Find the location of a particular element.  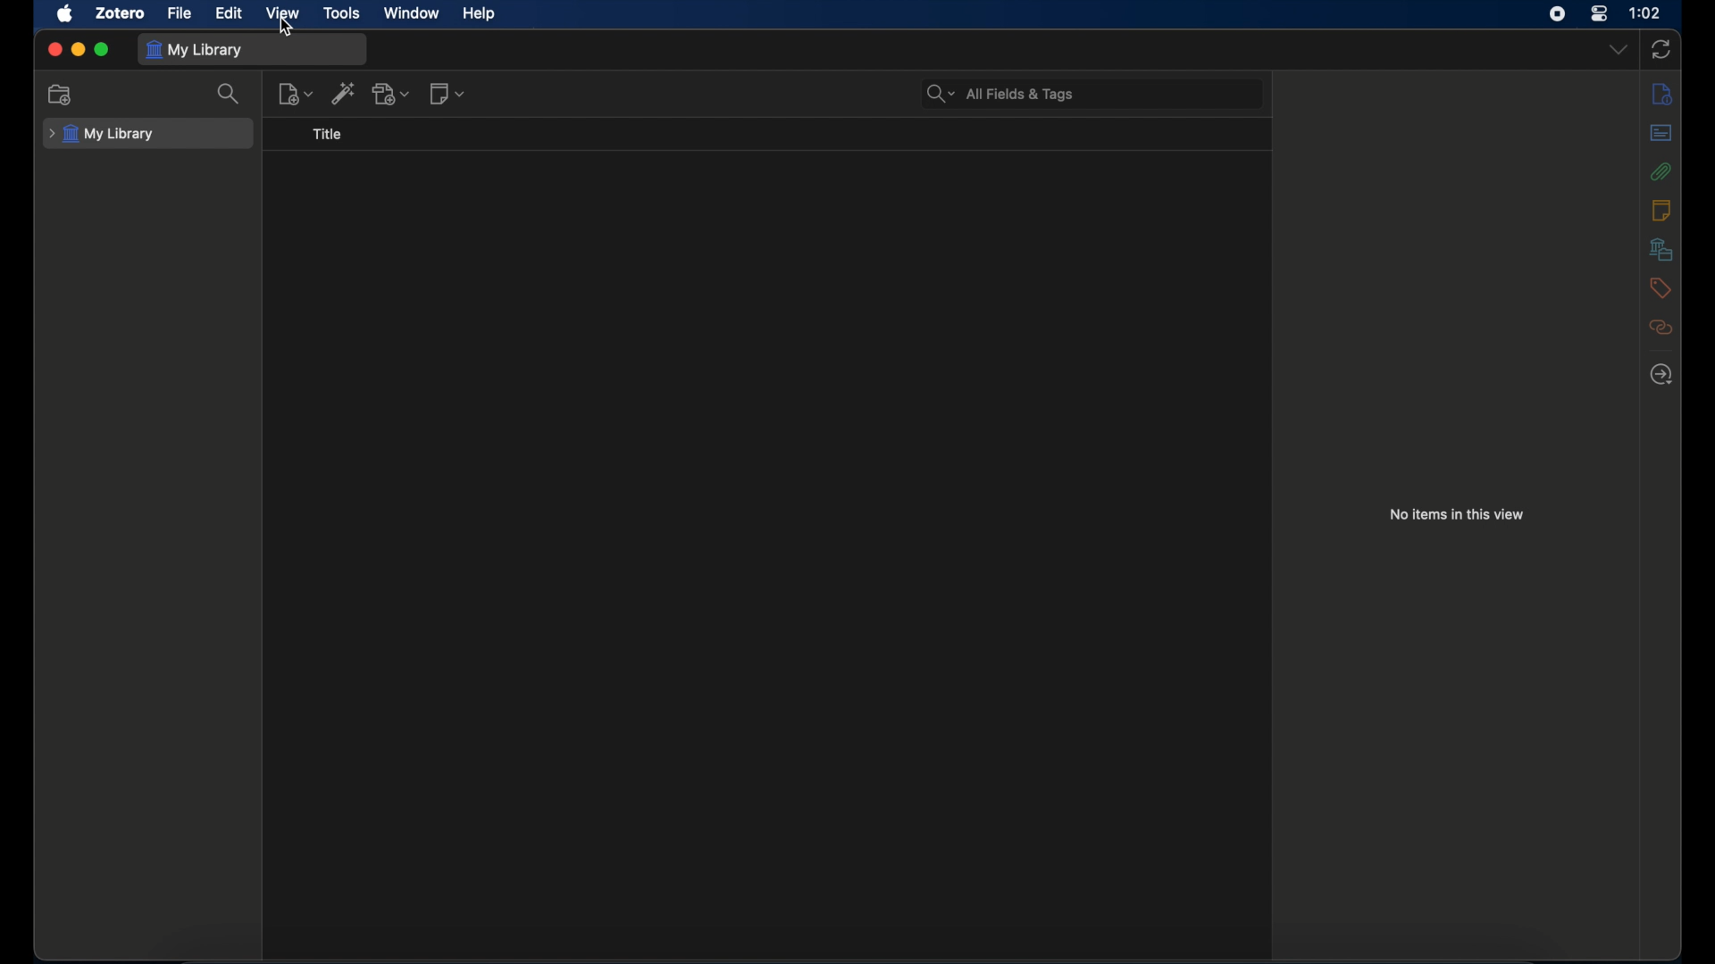

time is located at coordinates (1645, 12).